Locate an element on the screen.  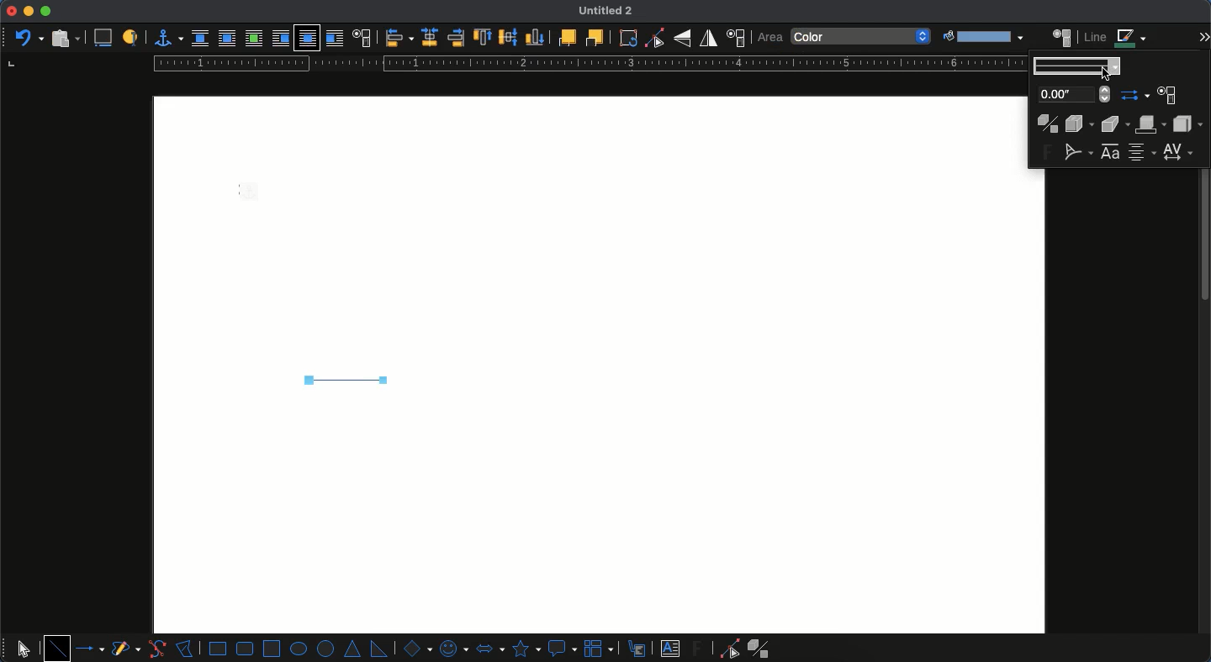
text box is located at coordinates (670, 649).